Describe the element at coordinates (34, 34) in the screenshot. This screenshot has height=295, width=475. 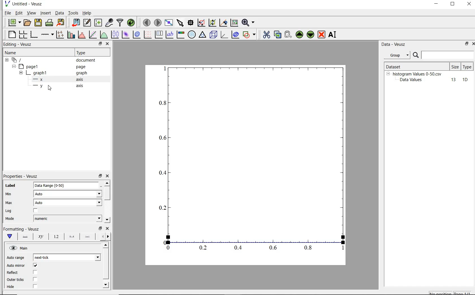
I see `base graph` at that location.